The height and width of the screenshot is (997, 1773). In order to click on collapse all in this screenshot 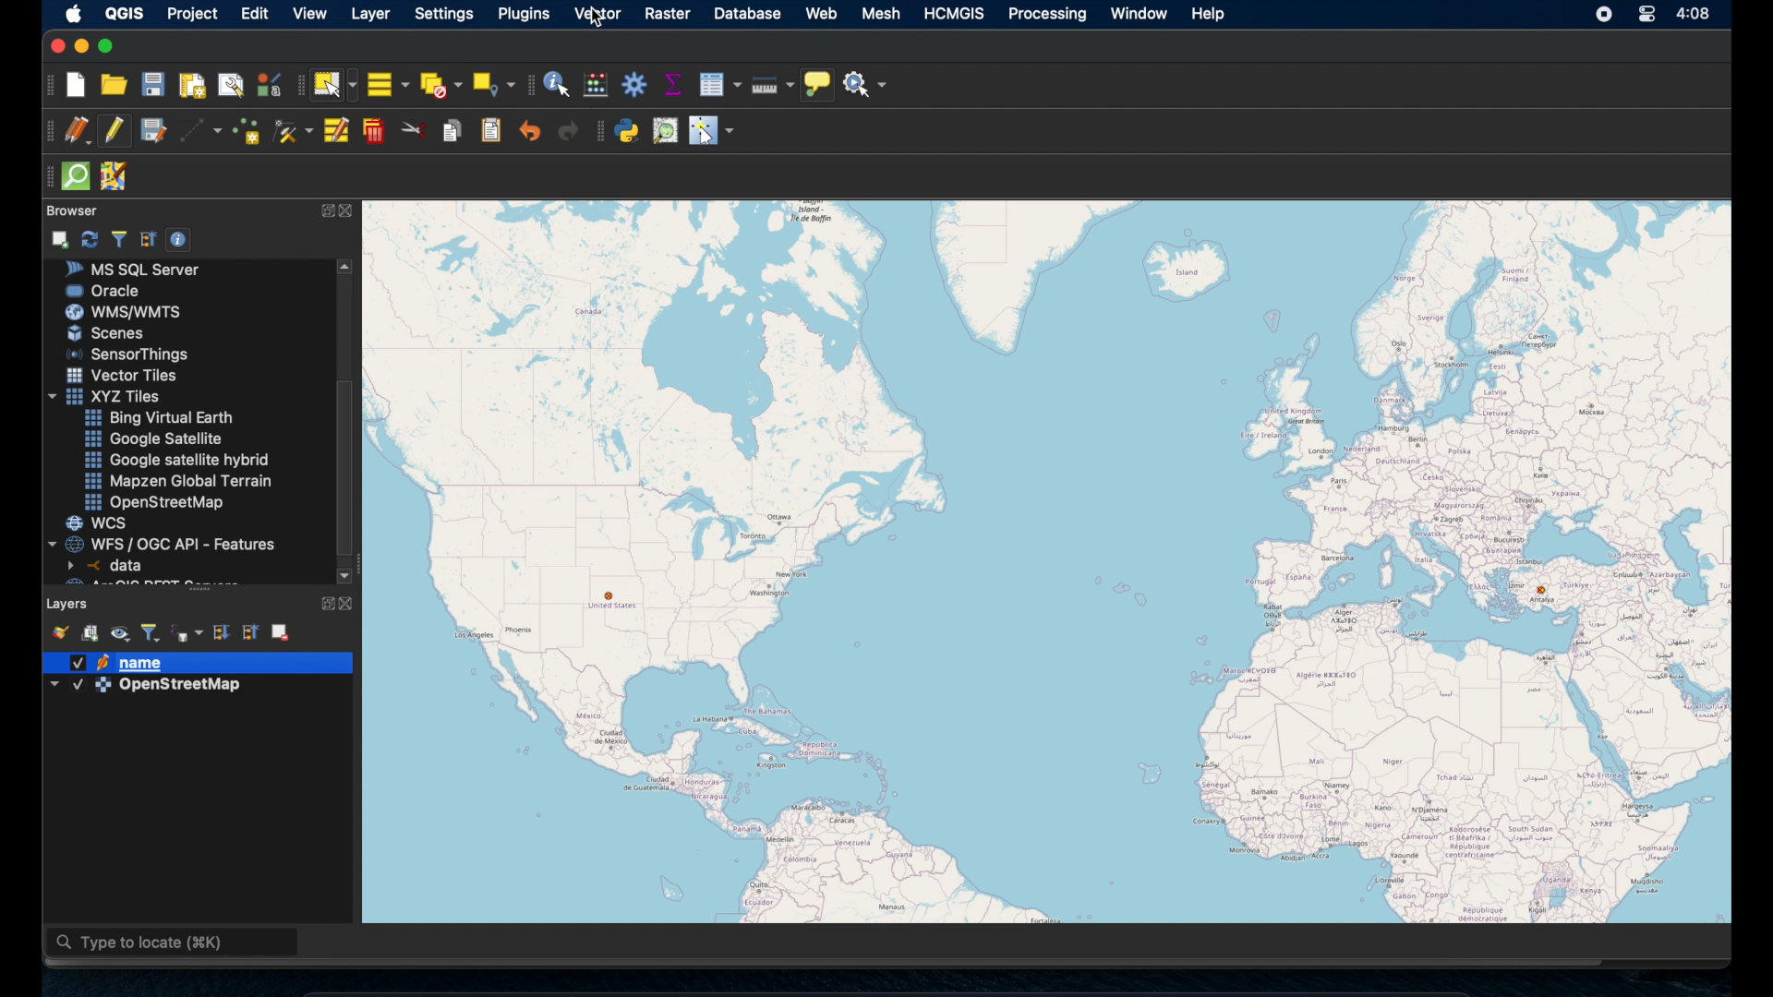, I will do `click(252, 631)`.